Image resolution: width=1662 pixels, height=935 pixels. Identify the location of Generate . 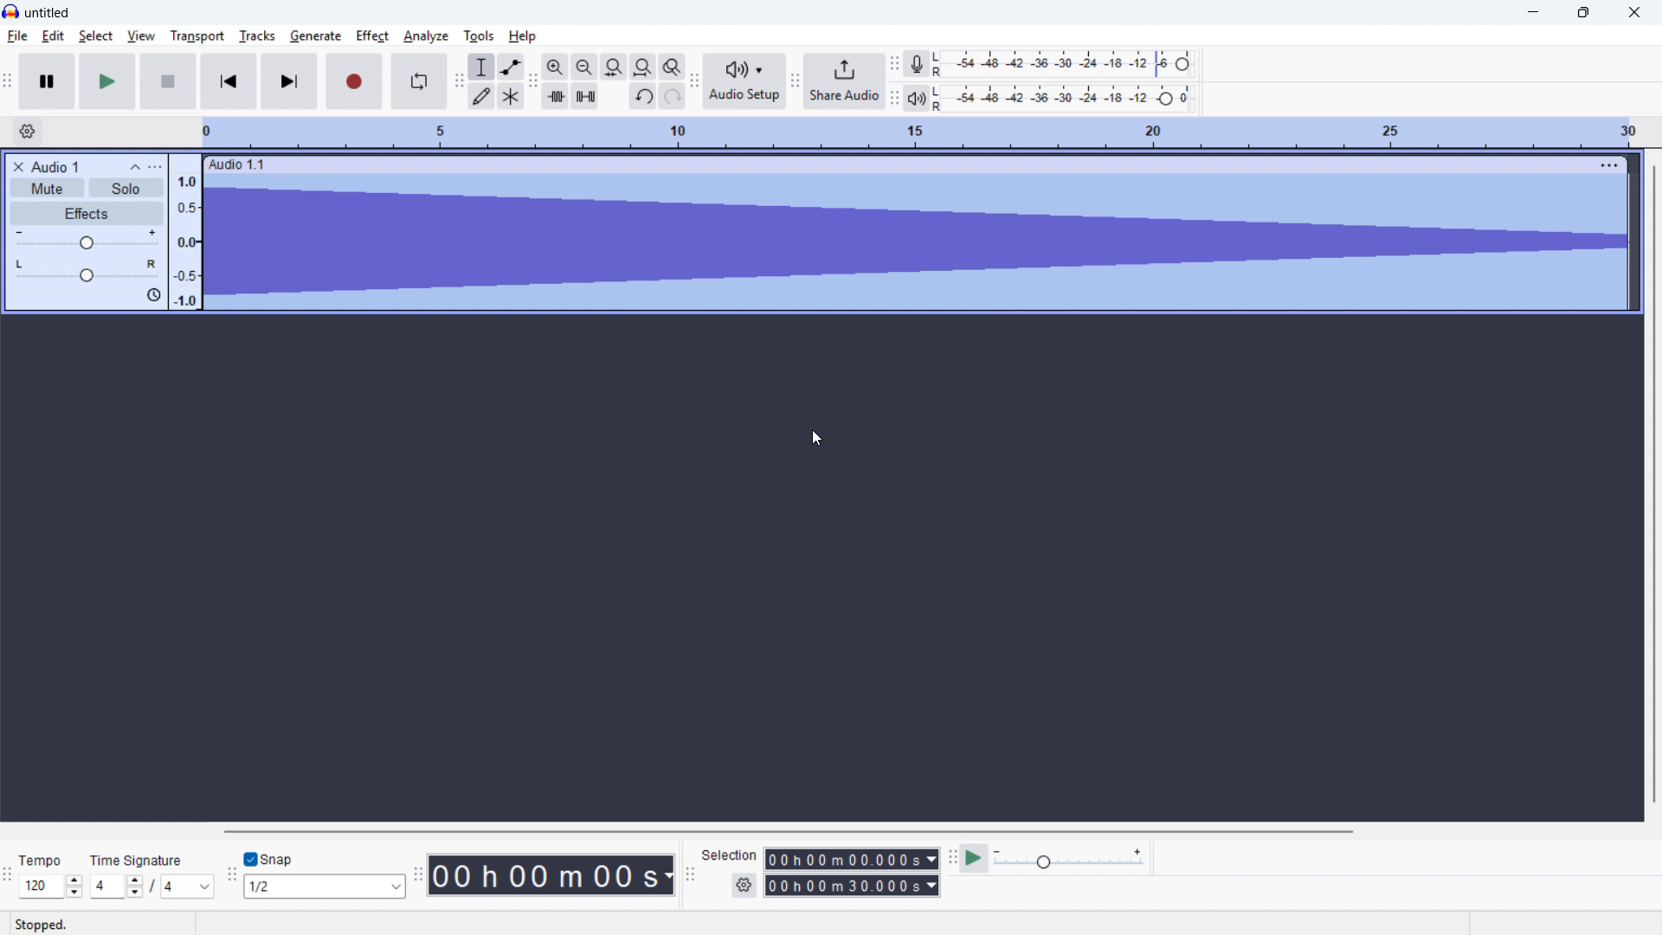
(315, 35).